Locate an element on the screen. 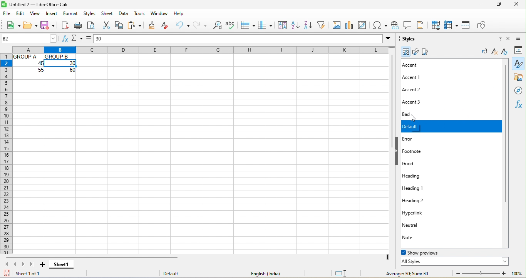  clear formatting is located at coordinates (168, 25).